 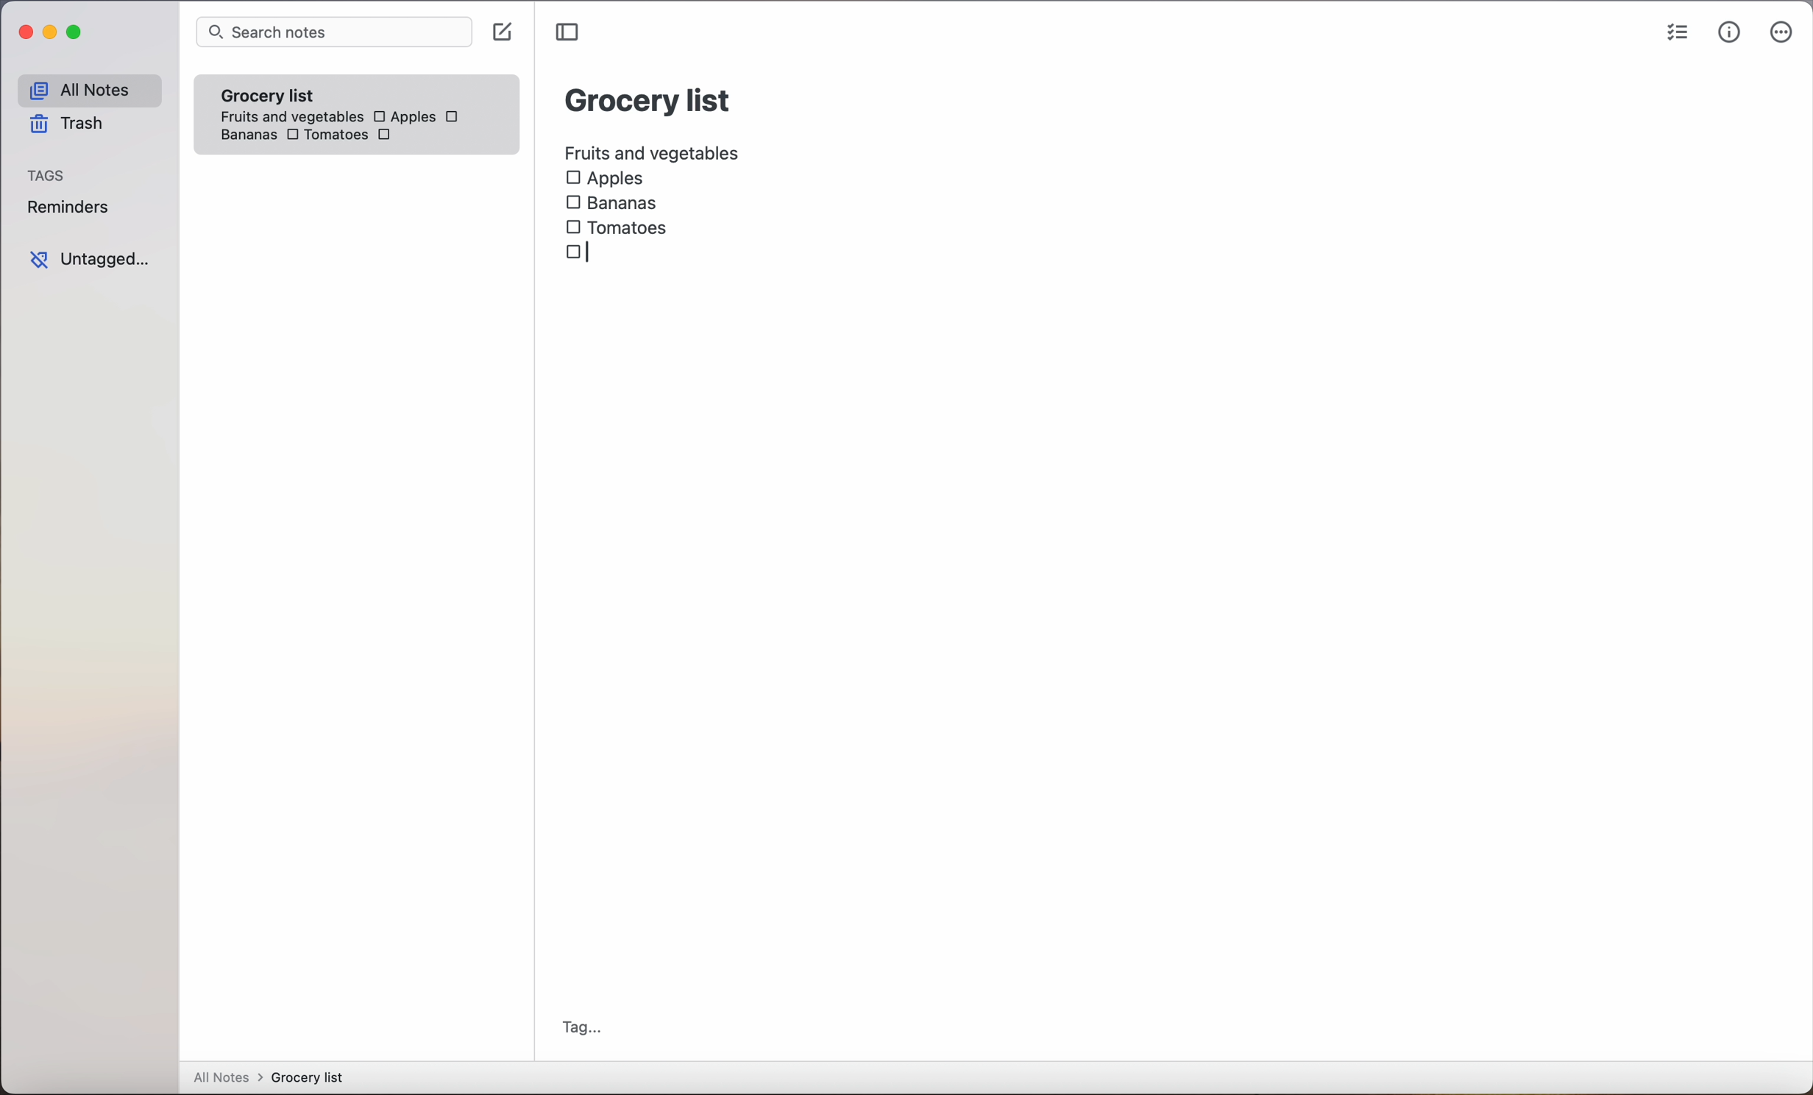 I want to click on fruits and vegetables, so click(x=653, y=151).